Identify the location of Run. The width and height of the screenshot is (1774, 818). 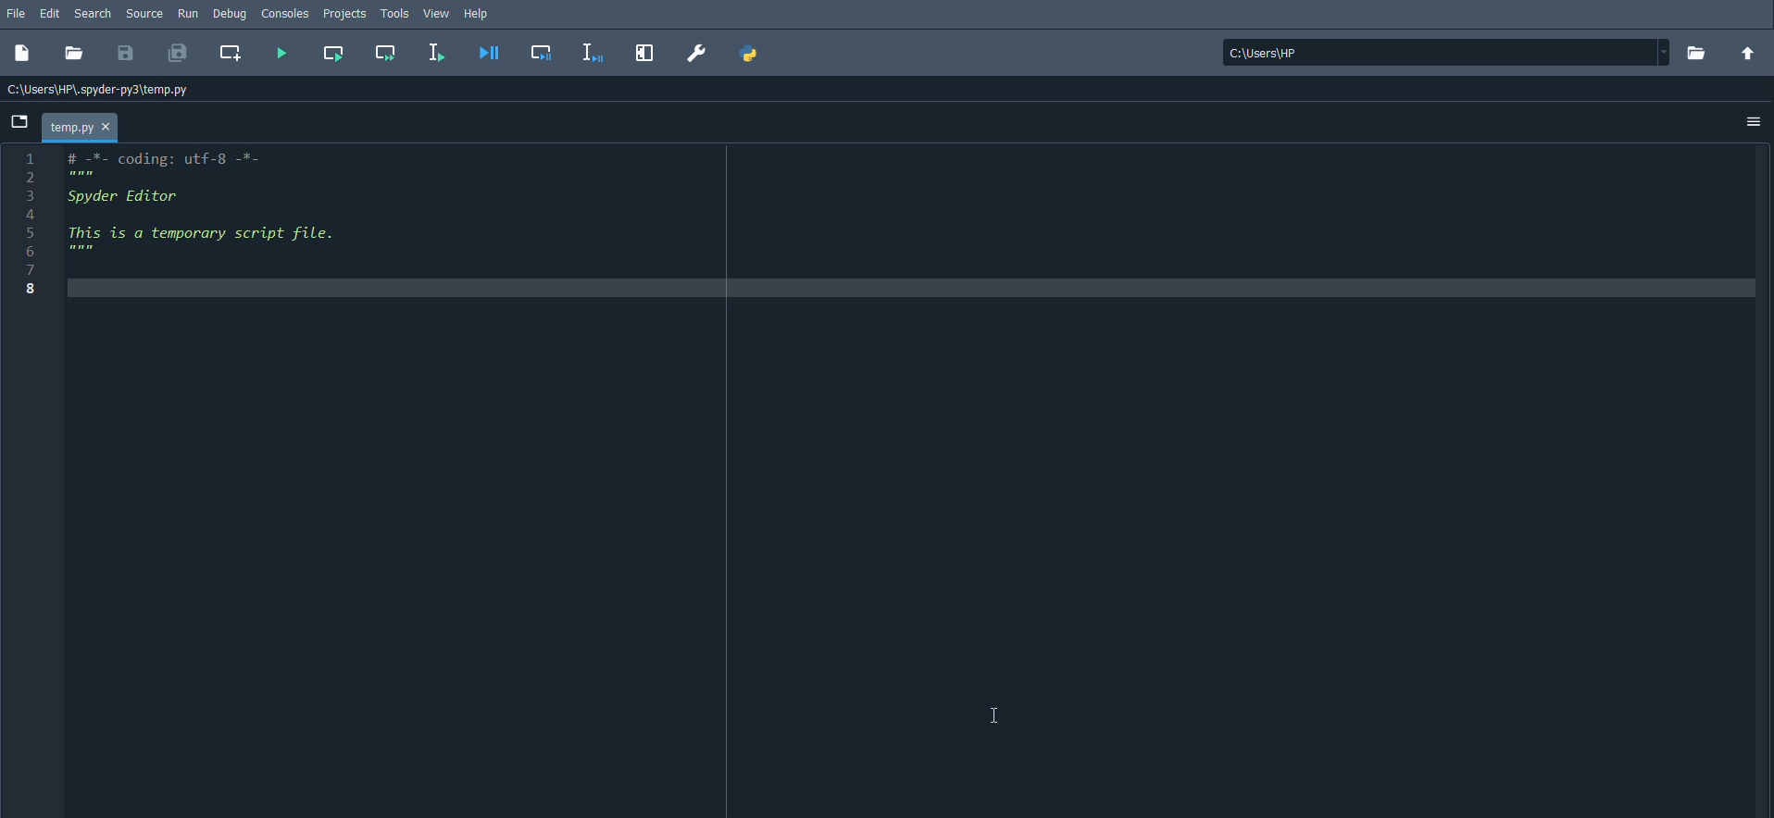
(189, 13).